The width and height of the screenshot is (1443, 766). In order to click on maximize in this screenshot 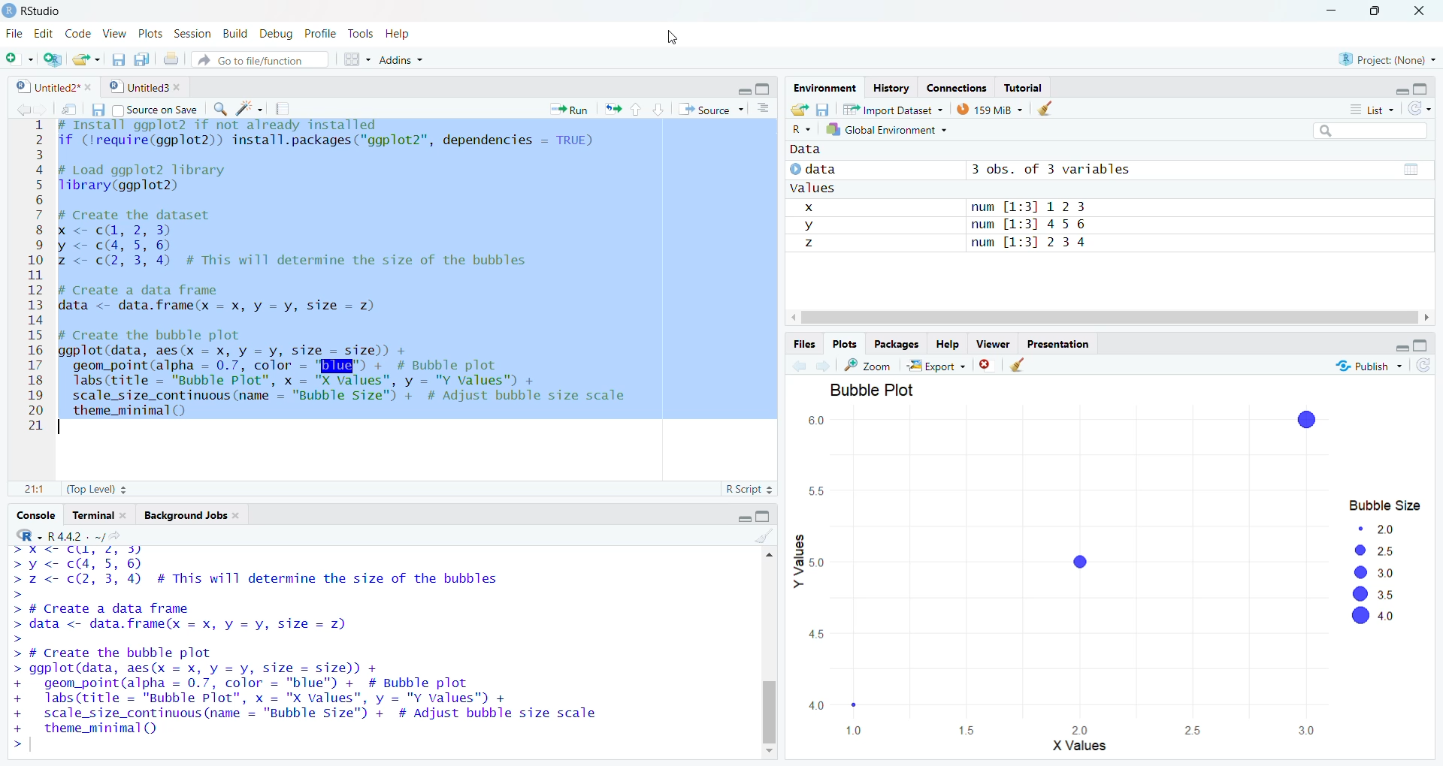, I will do `click(1378, 15)`.